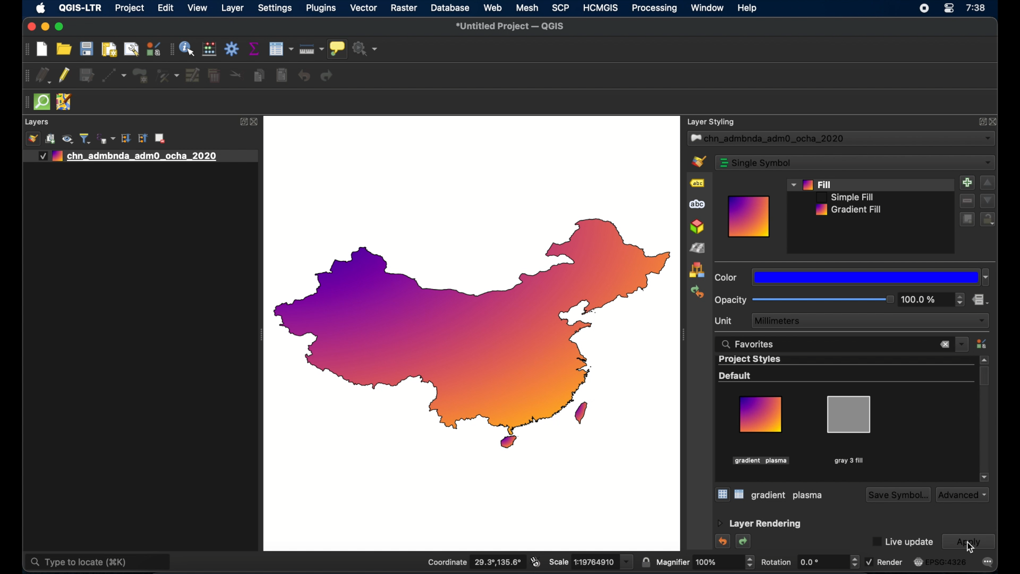 The height and width of the screenshot is (574, 1020). What do you see at coordinates (154, 48) in the screenshot?
I see `style manager` at bounding box center [154, 48].